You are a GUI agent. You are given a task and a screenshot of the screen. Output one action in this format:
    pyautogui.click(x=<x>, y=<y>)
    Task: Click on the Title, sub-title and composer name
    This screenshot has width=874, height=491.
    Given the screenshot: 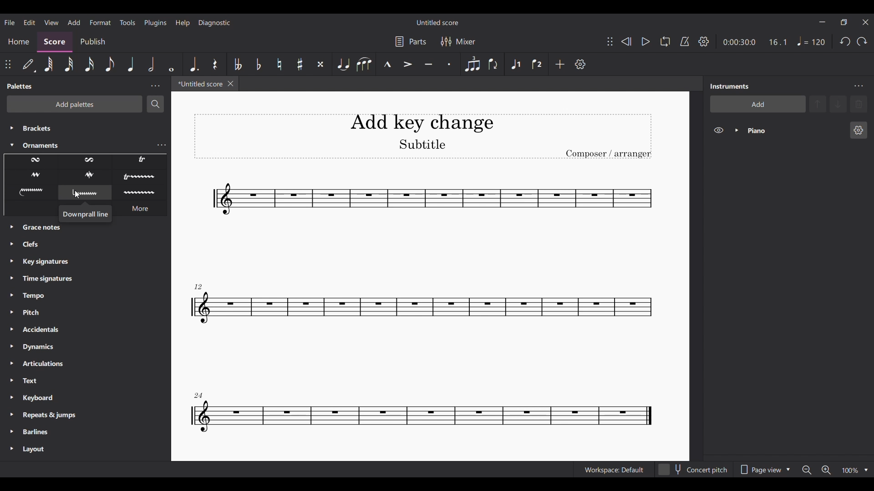 What is the action you would take?
    pyautogui.click(x=423, y=136)
    